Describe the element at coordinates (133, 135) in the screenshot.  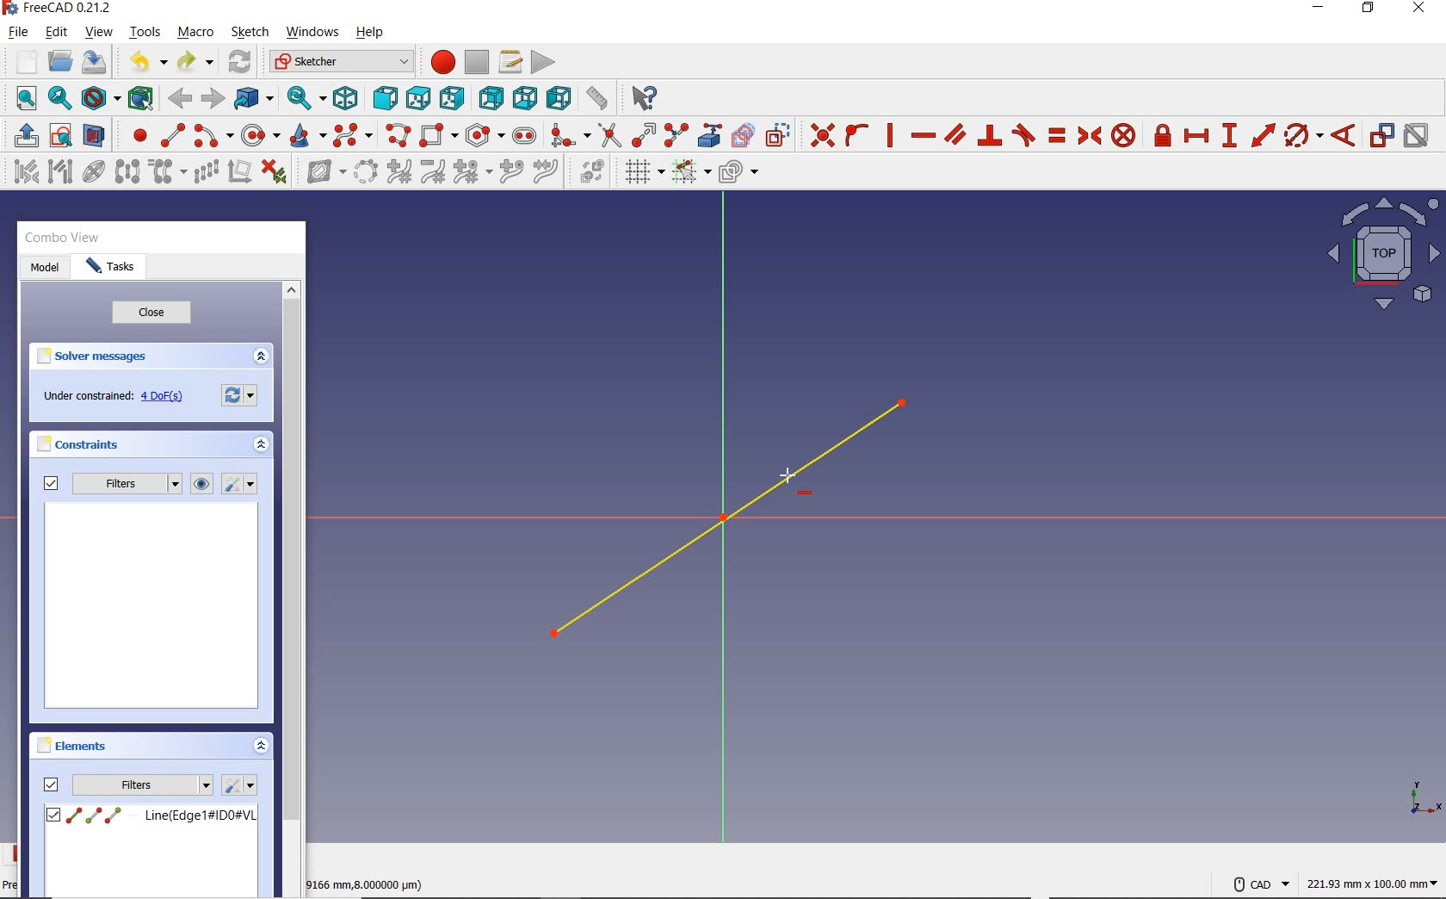
I see `CREATE POINT` at that location.